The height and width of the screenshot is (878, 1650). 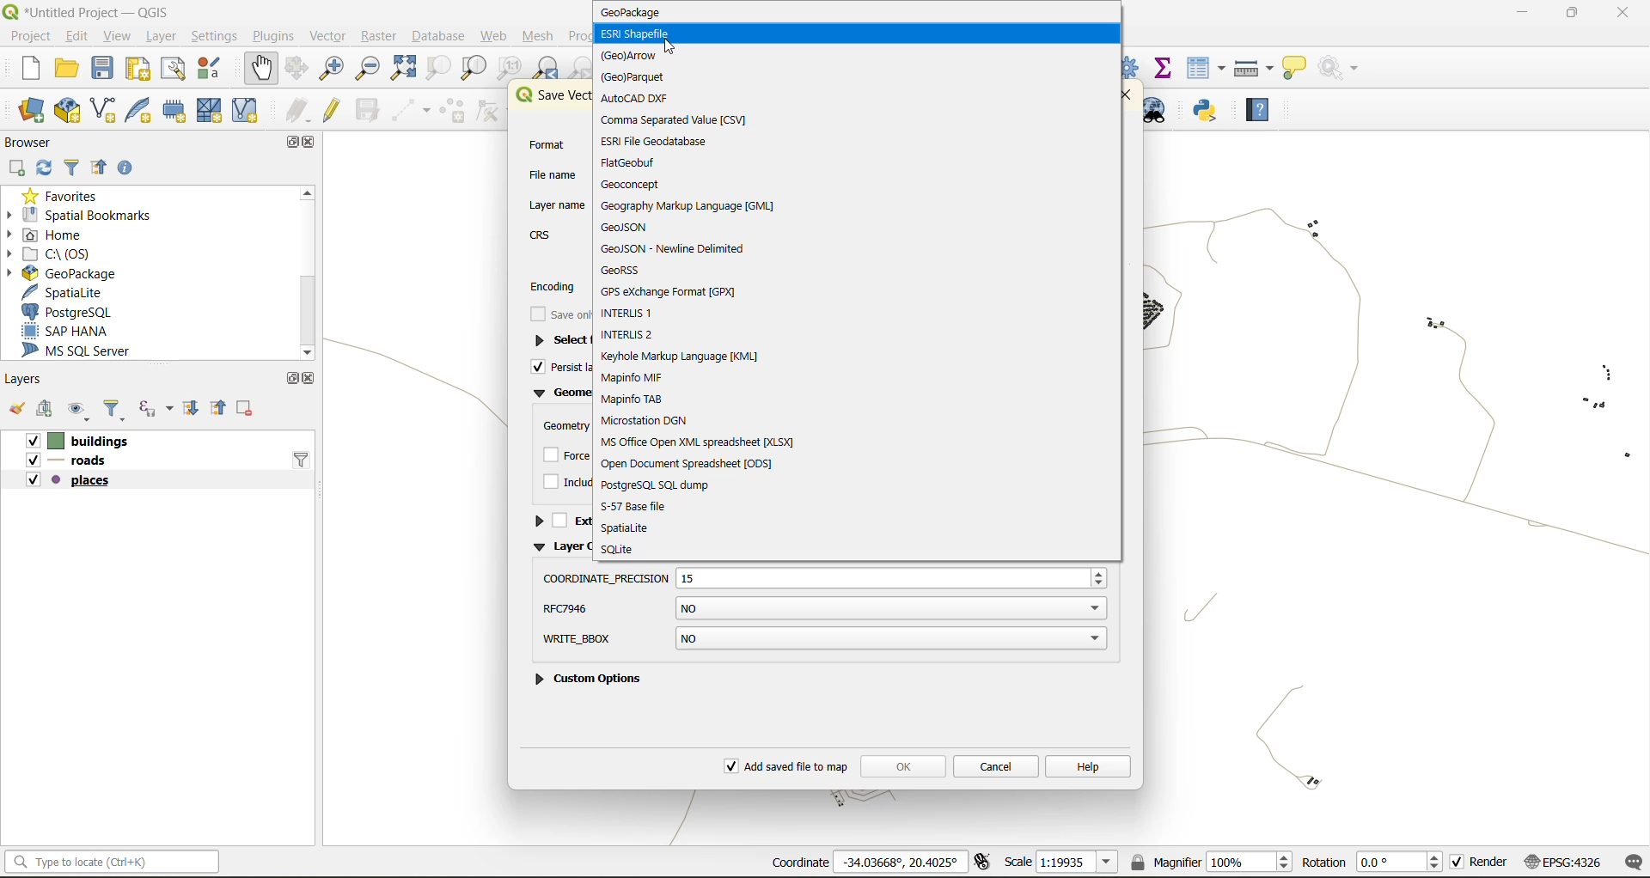 What do you see at coordinates (618, 549) in the screenshot?
I see `sqlite` at bounding box center [618, 549].